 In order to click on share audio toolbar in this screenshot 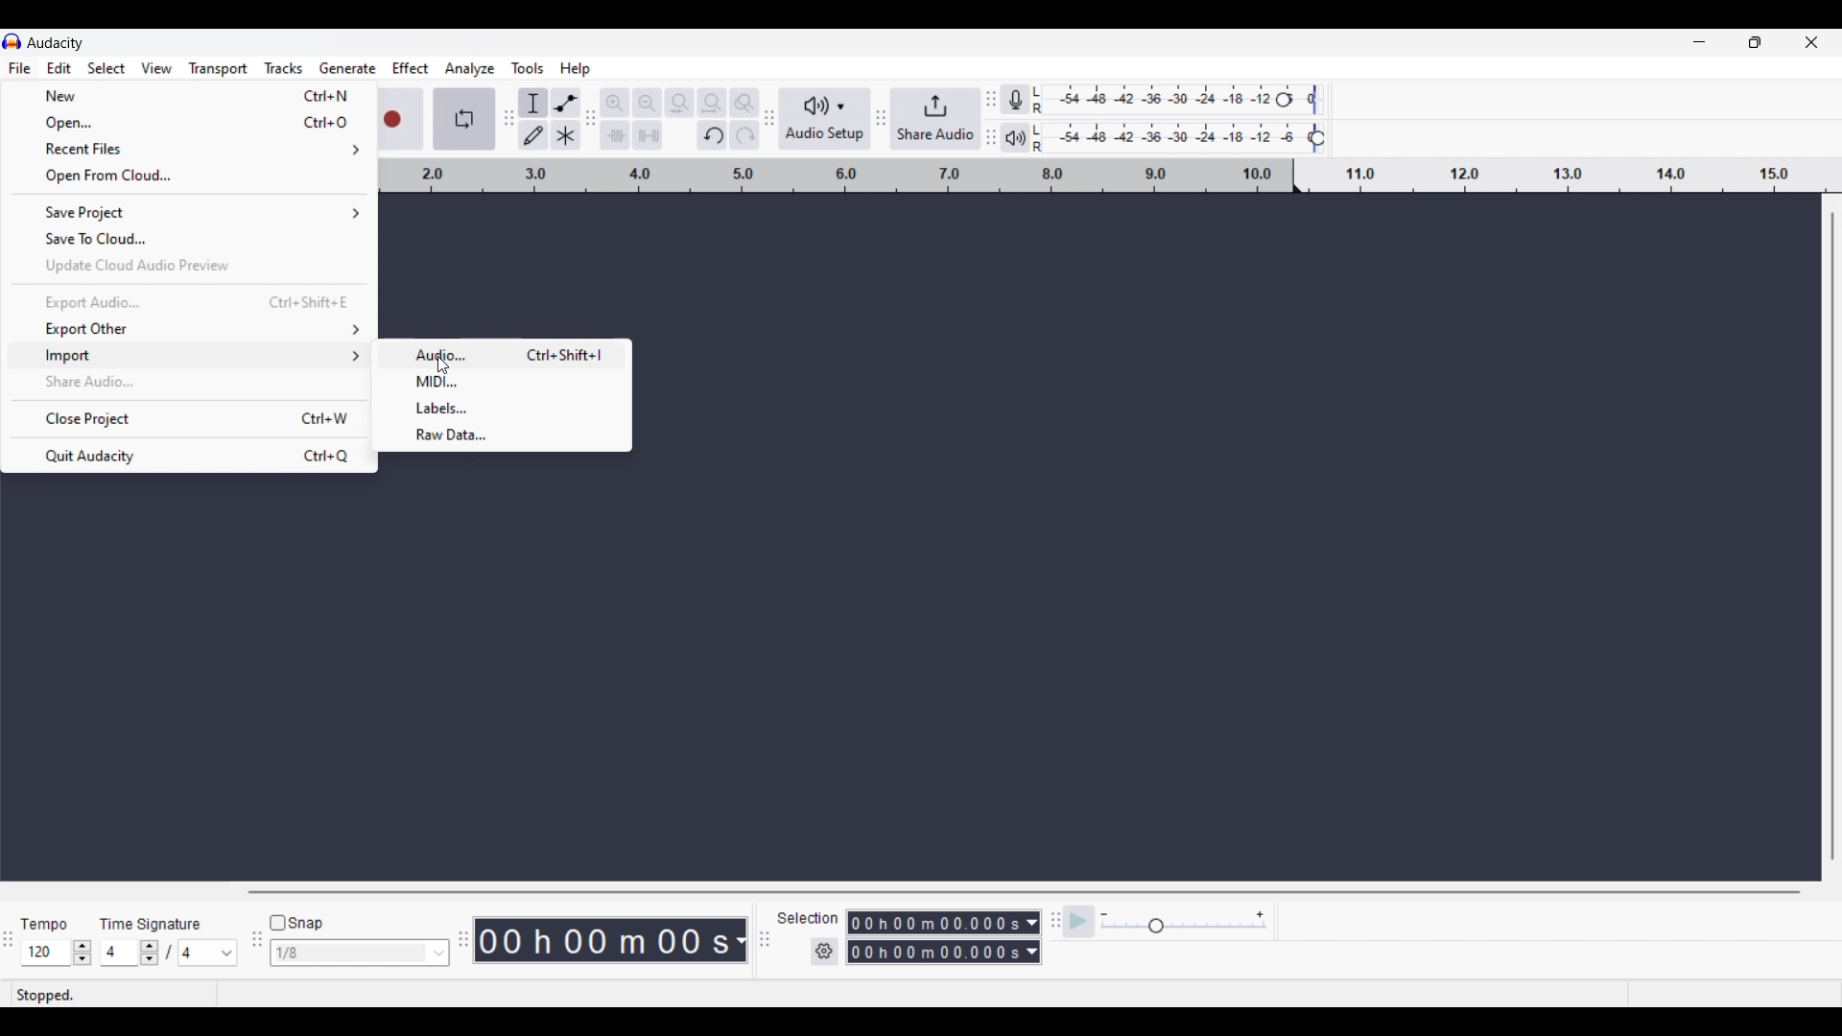, I will do `click(878, 120)`.